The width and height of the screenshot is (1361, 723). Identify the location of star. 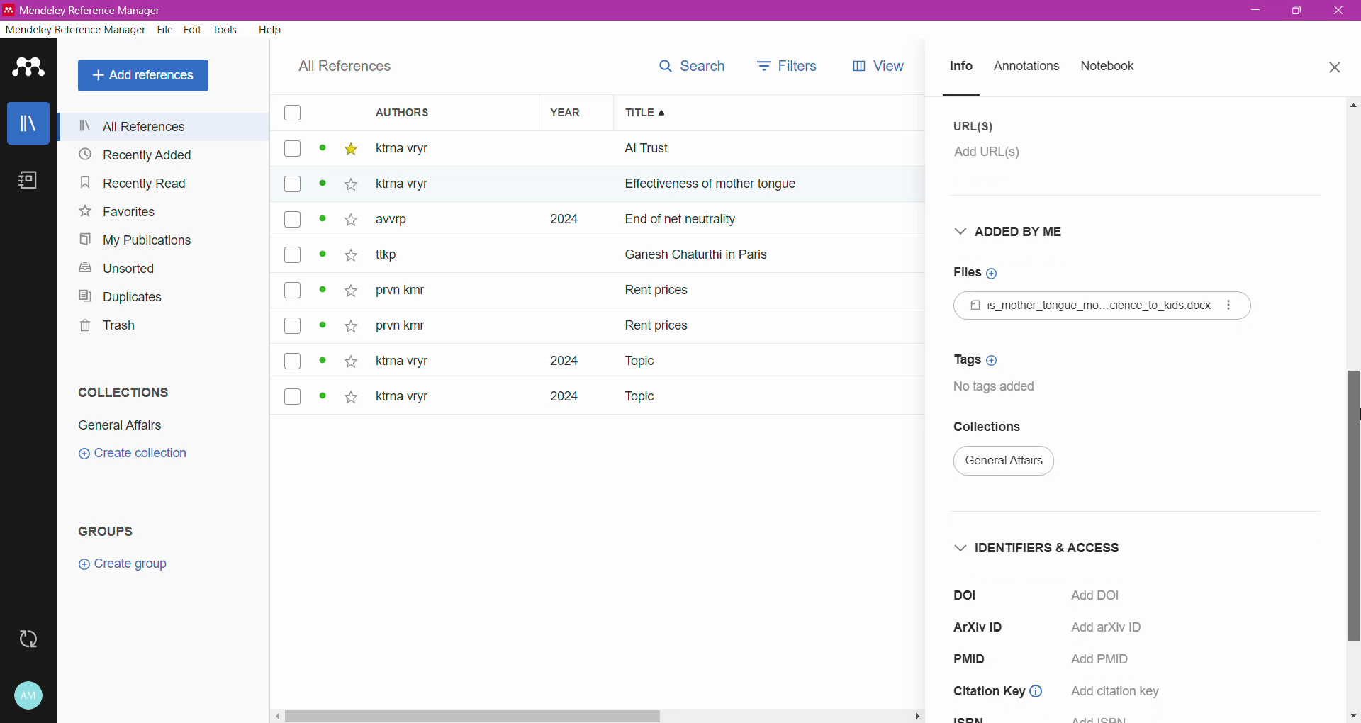
(350, 150).